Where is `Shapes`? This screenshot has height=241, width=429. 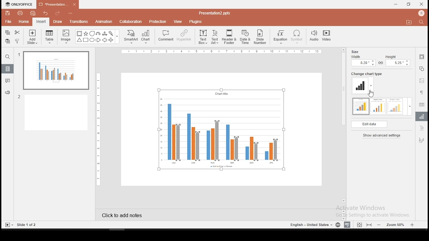
Shapes is located at coordinates (96, 37).